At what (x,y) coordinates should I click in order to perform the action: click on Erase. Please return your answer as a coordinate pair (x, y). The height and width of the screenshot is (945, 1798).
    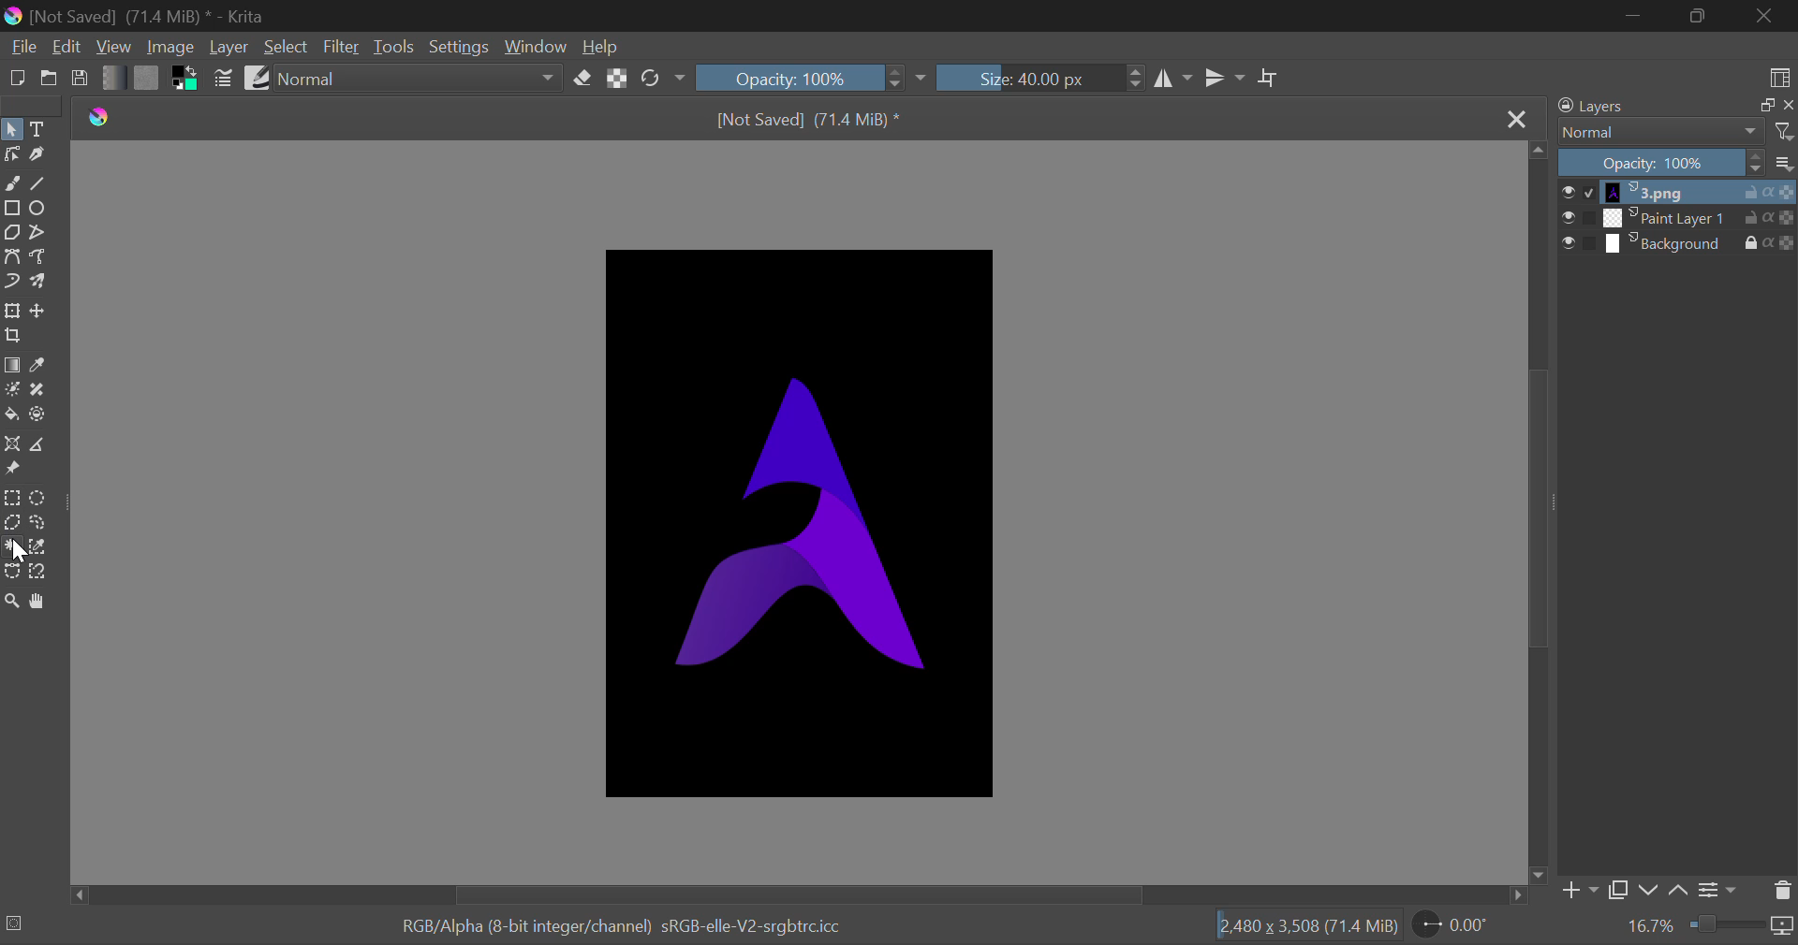
    Looking at the image, I should click on (583, 79).